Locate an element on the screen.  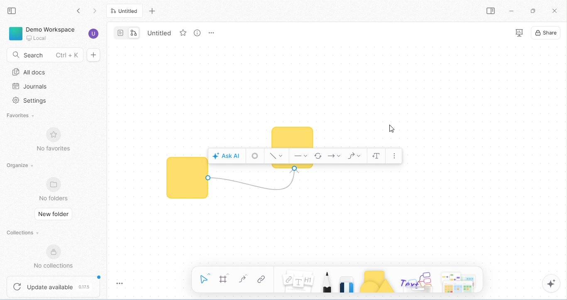
collections is located at coordinates (24, 233).